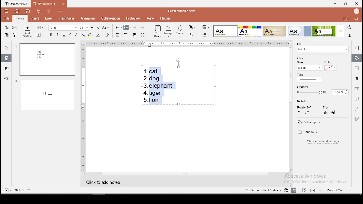  Describe the element at coordinates (110, 18) in the screenshot. I see `collaboration` at that location.